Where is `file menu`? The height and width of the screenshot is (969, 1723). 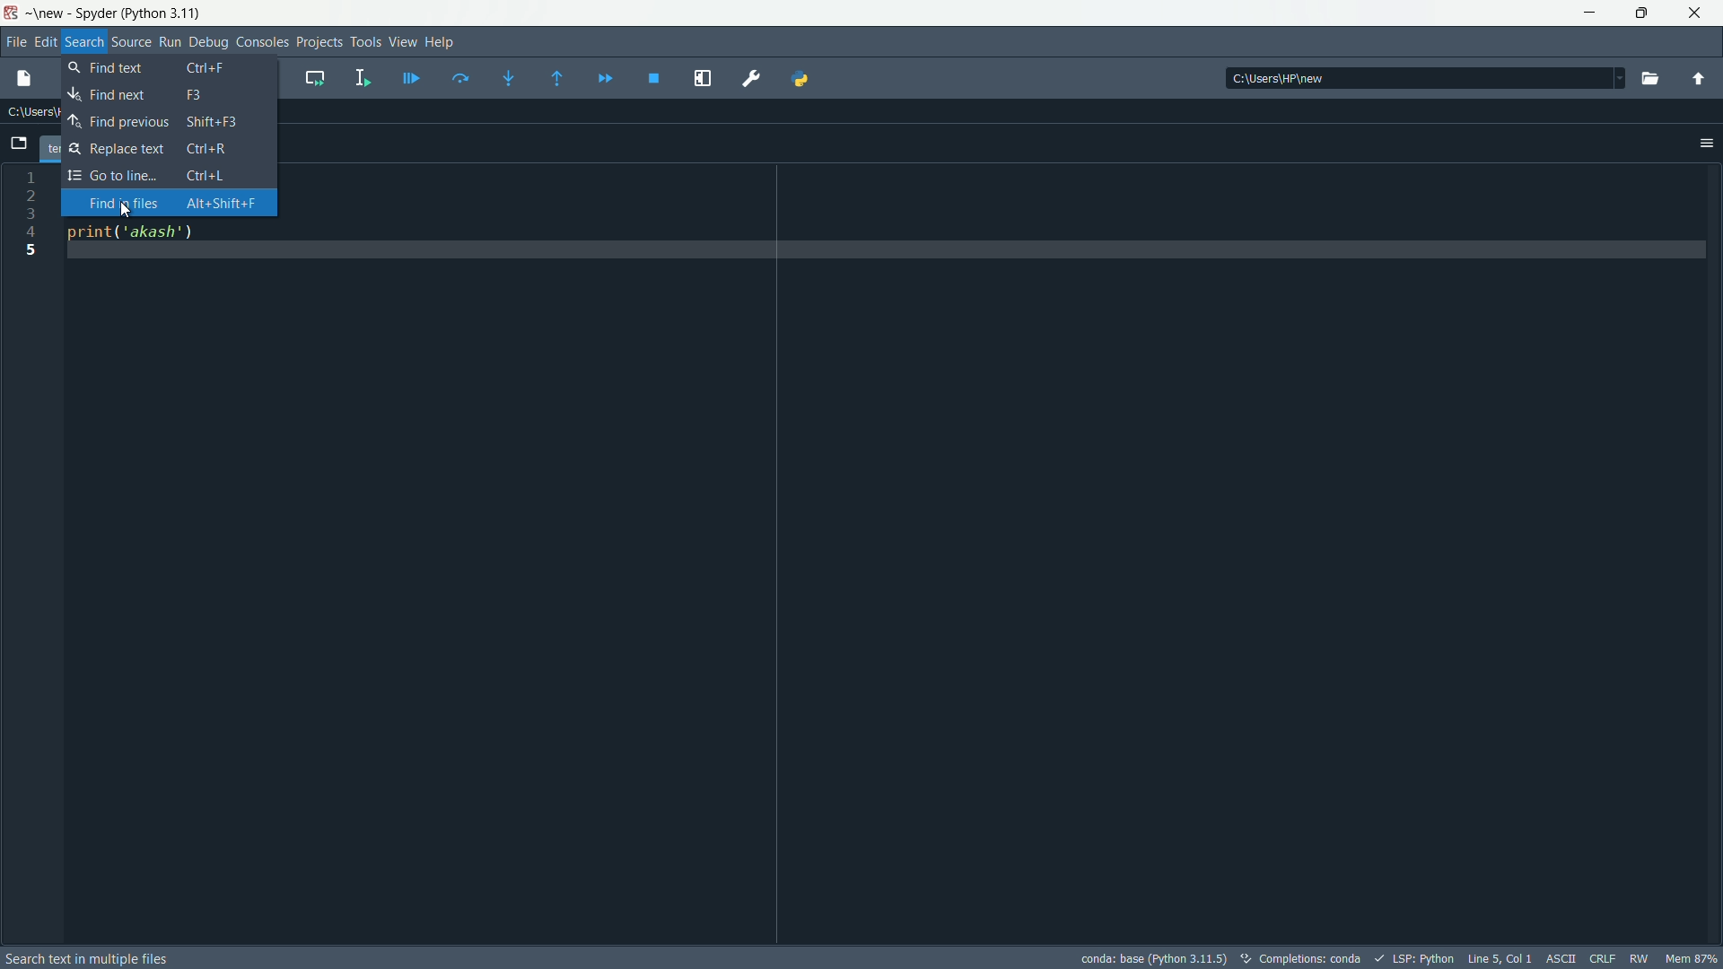
file menu is located at coordinates (14, 41).